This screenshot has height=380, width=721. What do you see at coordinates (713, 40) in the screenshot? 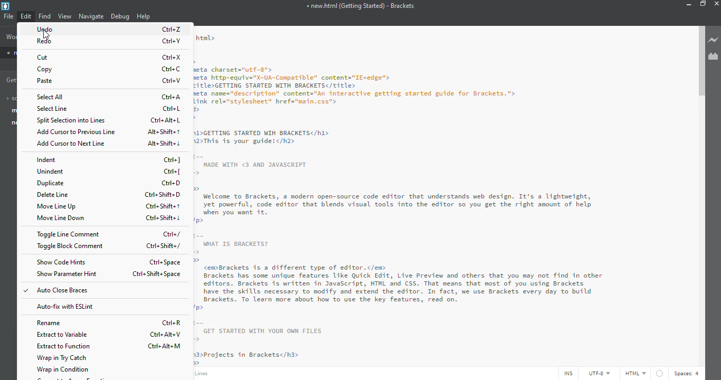
I see `live preview` at bounding box center [713, 40].